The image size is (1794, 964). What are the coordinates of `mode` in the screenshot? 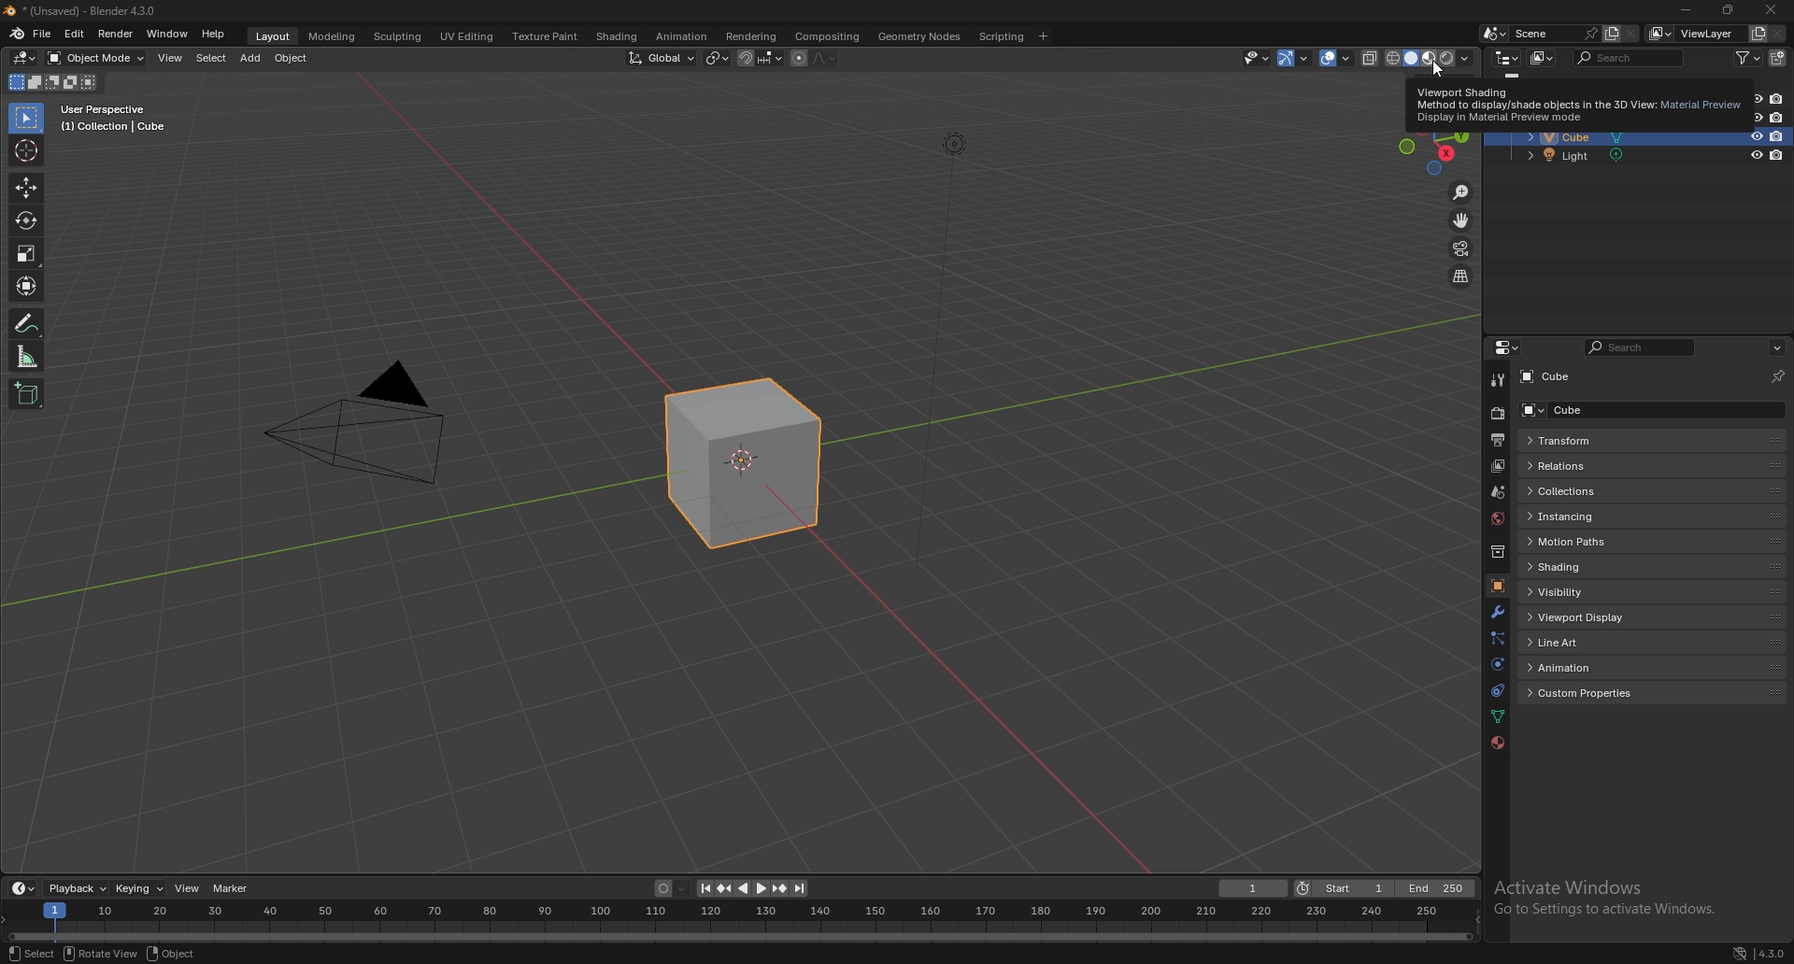 It's located at (54, 82).